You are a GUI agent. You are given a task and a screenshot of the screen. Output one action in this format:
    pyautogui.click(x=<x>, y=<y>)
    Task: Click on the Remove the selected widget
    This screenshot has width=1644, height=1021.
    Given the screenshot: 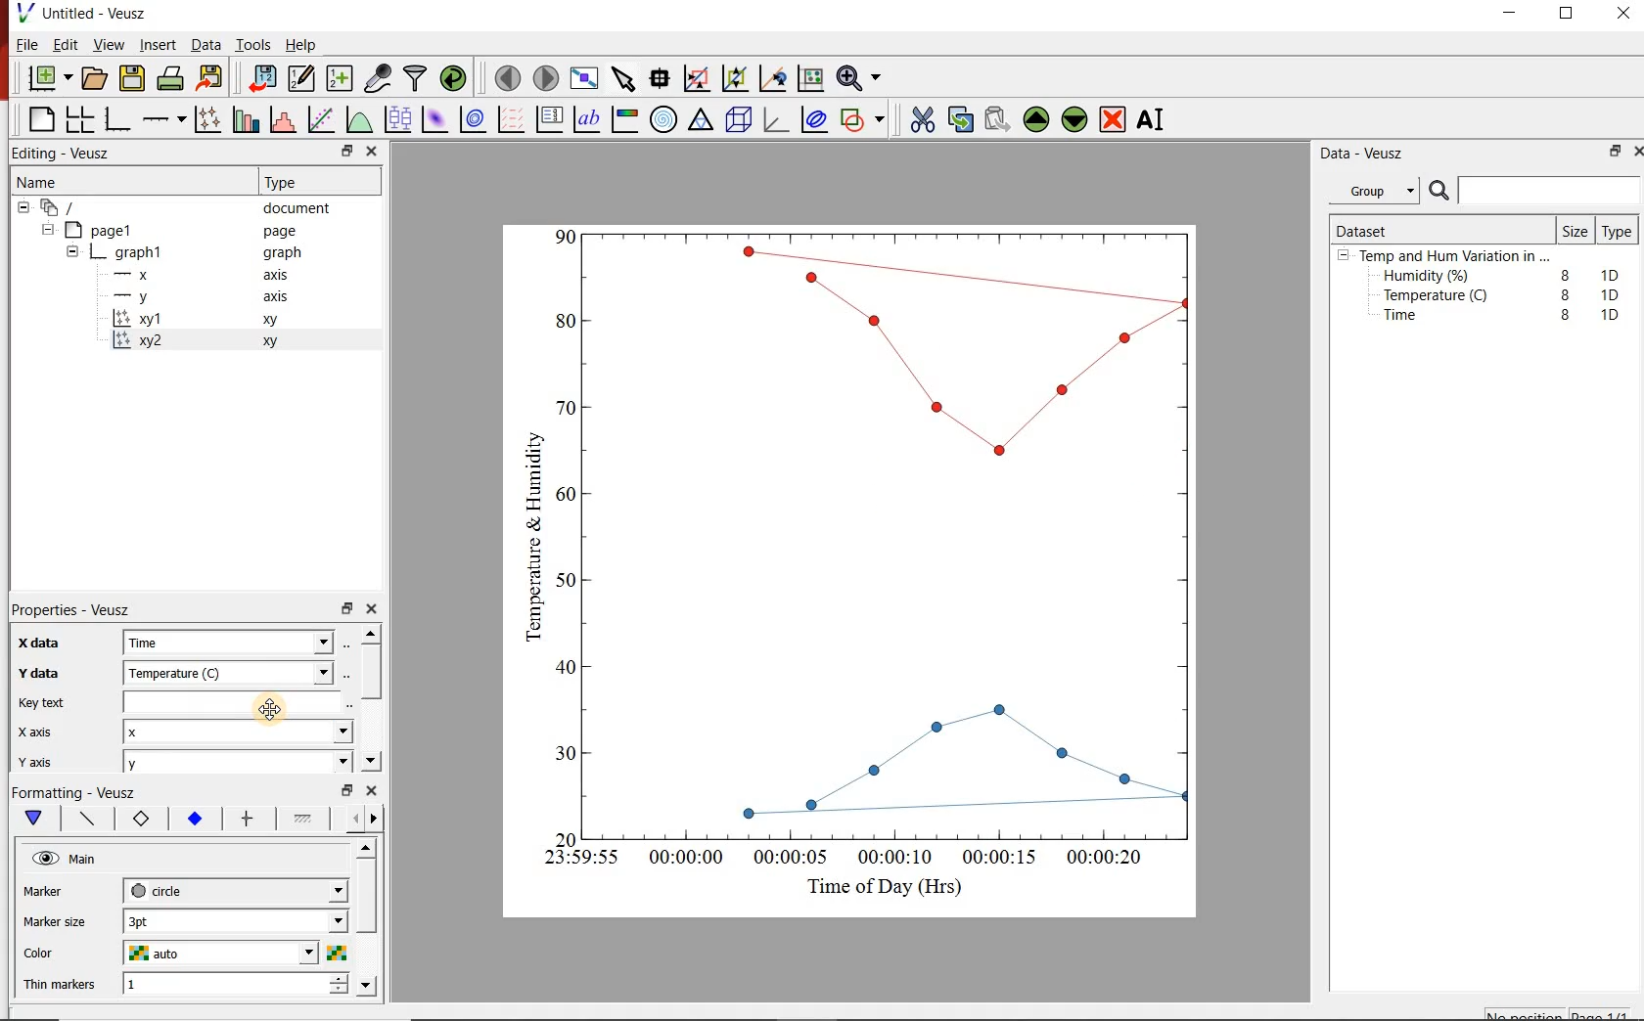 What is the action you would take?
    pyautogui.click(x=1115, y=119)
    